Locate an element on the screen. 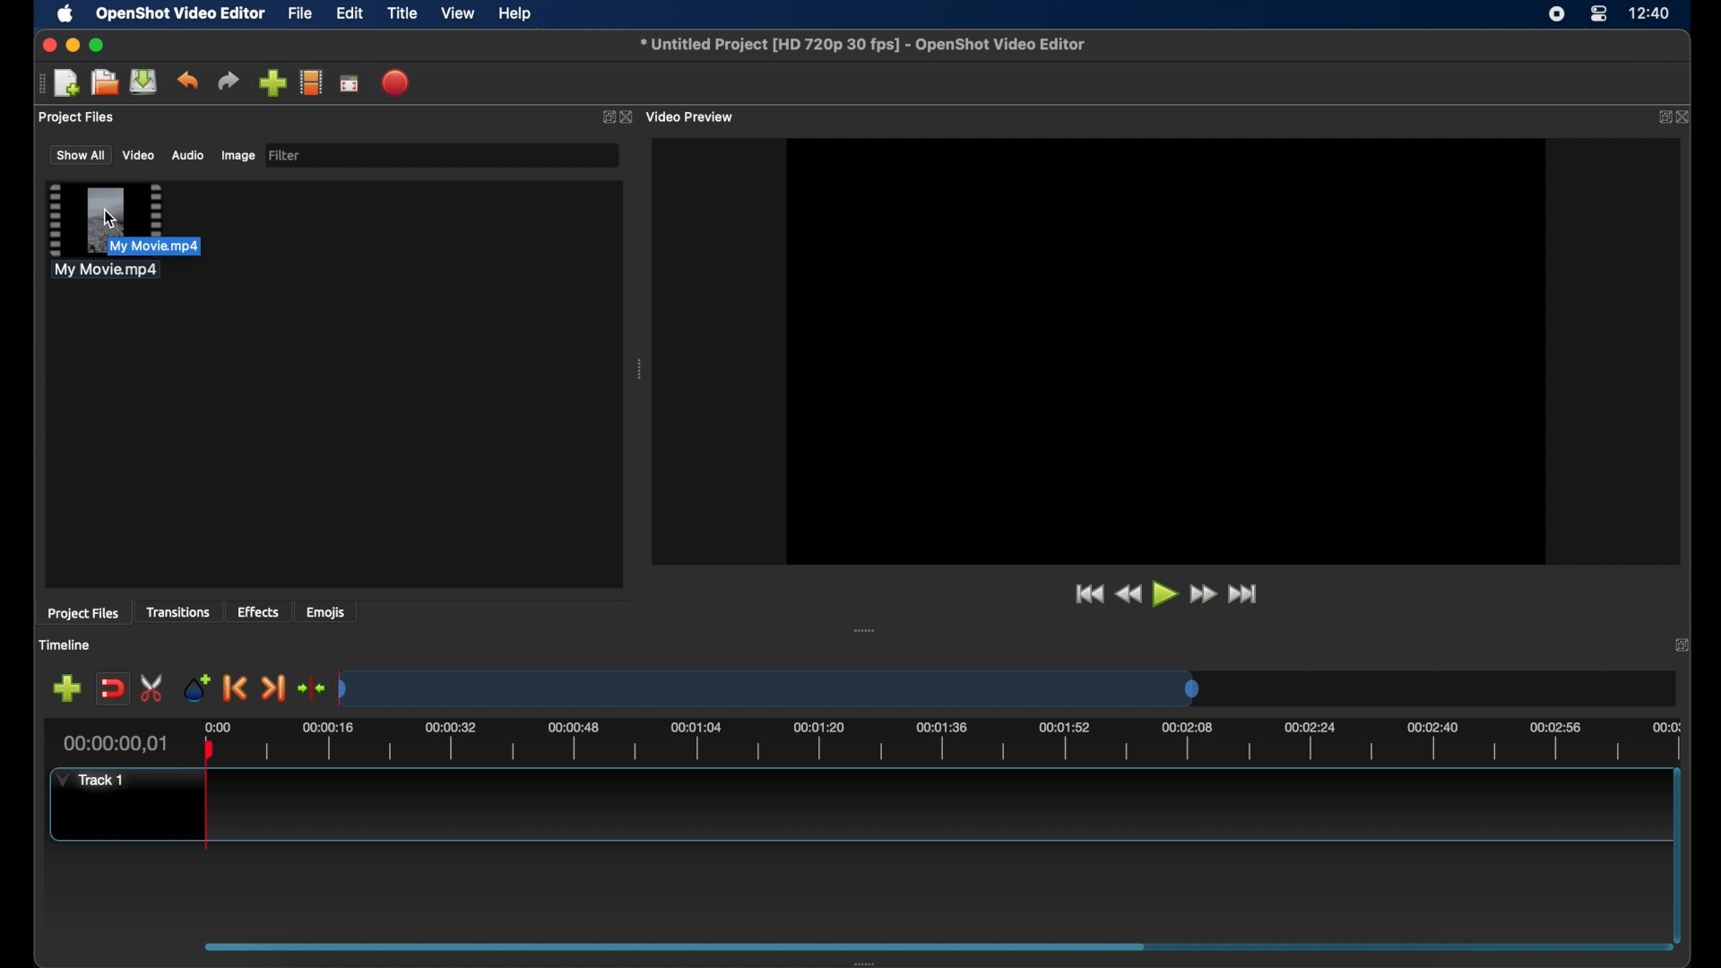 This screenshot has width=1721, height=968. import files is located at coordinates (272, 83).